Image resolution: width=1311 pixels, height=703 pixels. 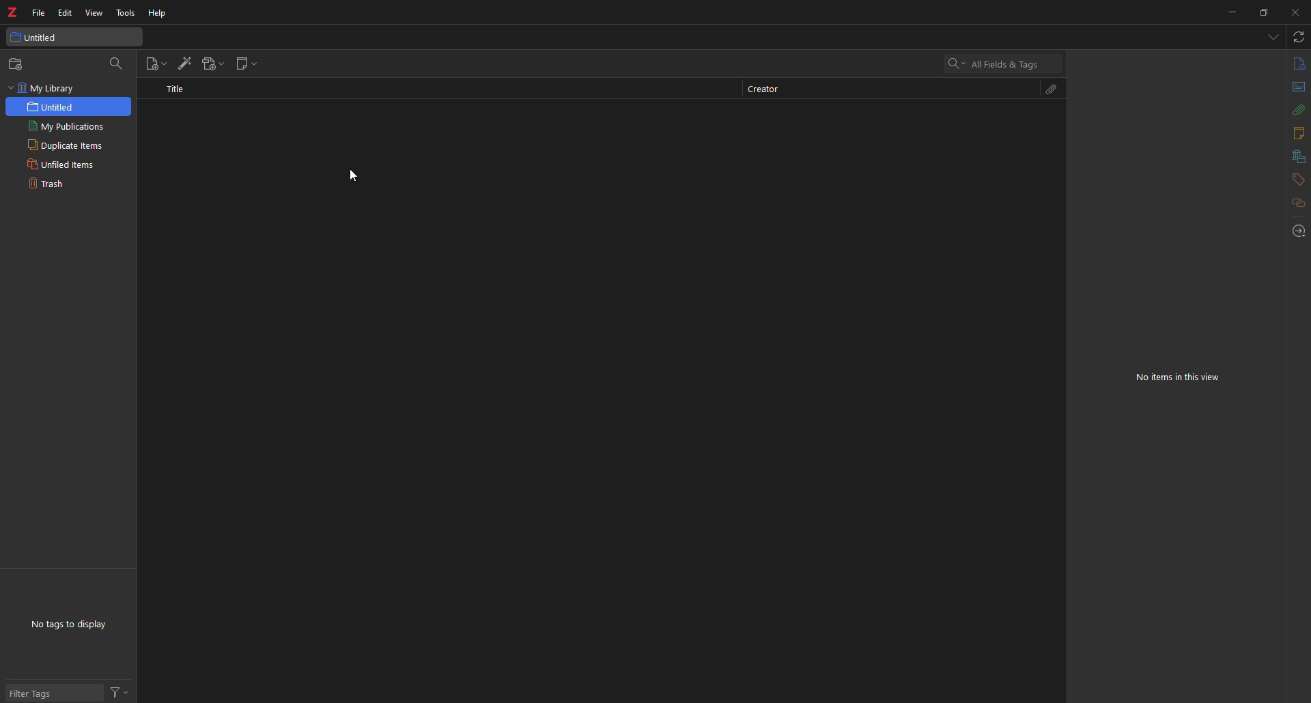 I want to click on add attachment, so click(x=213, y=63).